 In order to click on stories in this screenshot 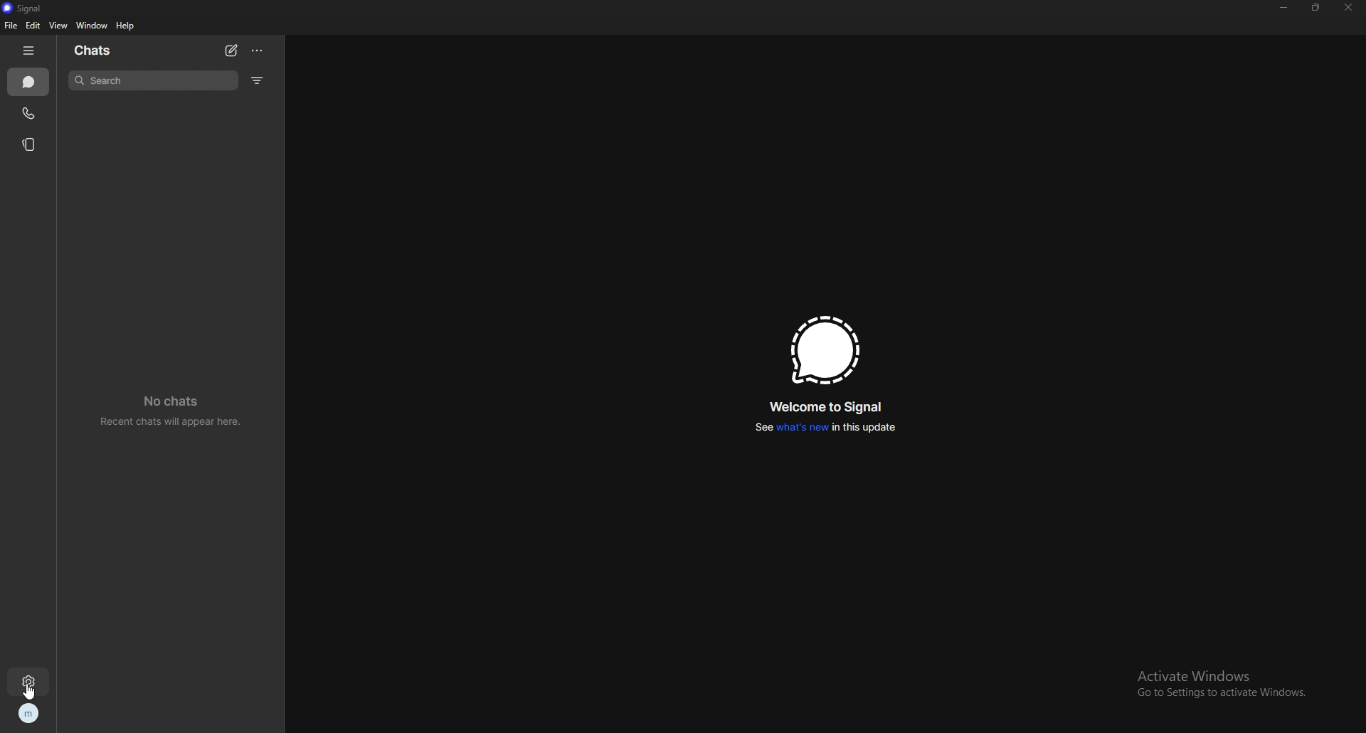, I will do `click(31, 145)`.